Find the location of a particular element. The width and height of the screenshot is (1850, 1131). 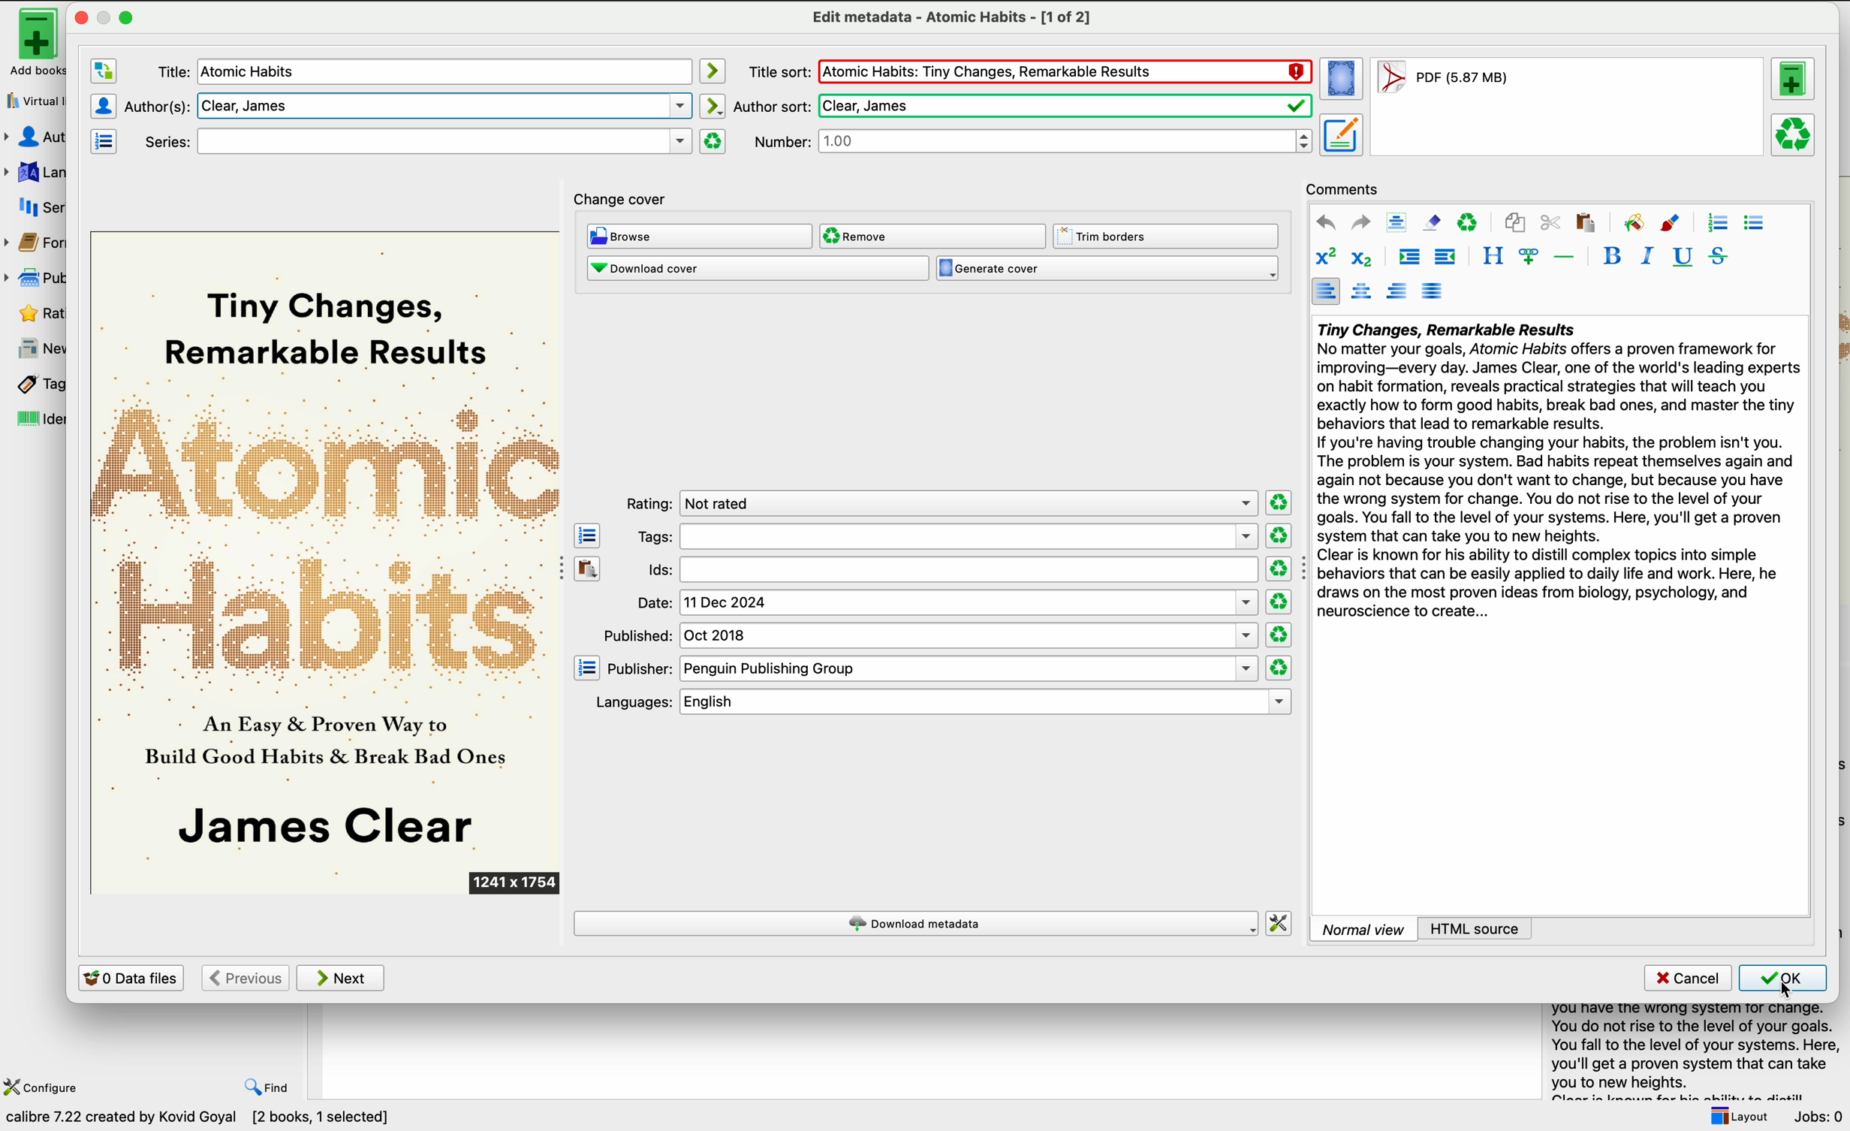

clear is located at coordinates (1469, 222).